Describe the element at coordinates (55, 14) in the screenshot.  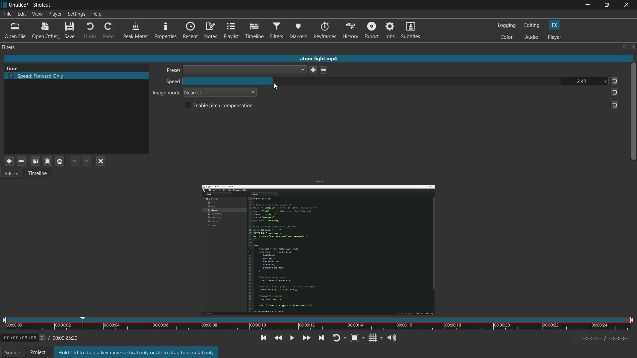
I see `player menu` at that location.